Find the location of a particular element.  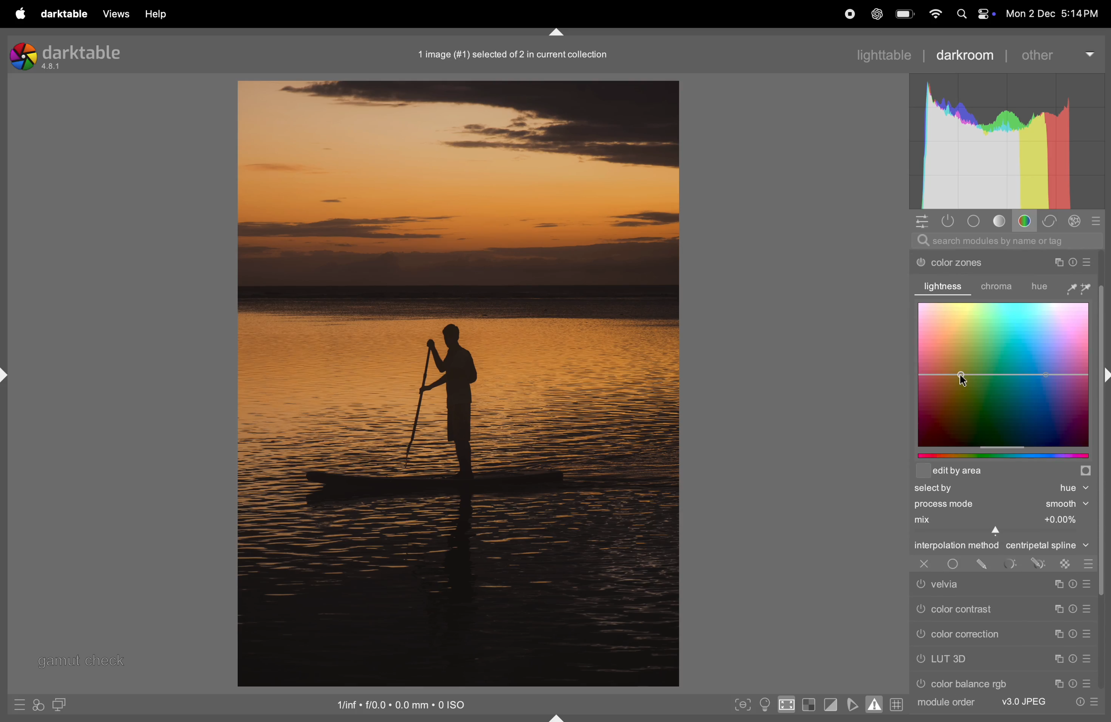

 is located at coordinates (1025, 220).